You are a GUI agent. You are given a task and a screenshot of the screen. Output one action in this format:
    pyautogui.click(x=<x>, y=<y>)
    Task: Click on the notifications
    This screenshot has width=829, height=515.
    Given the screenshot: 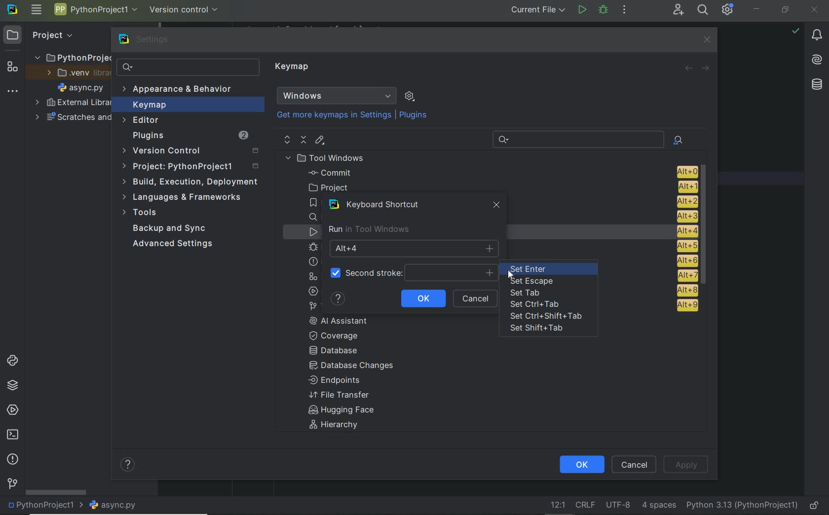 What is the action you would take?
    pyautogui.click(x=817, y=36)
    